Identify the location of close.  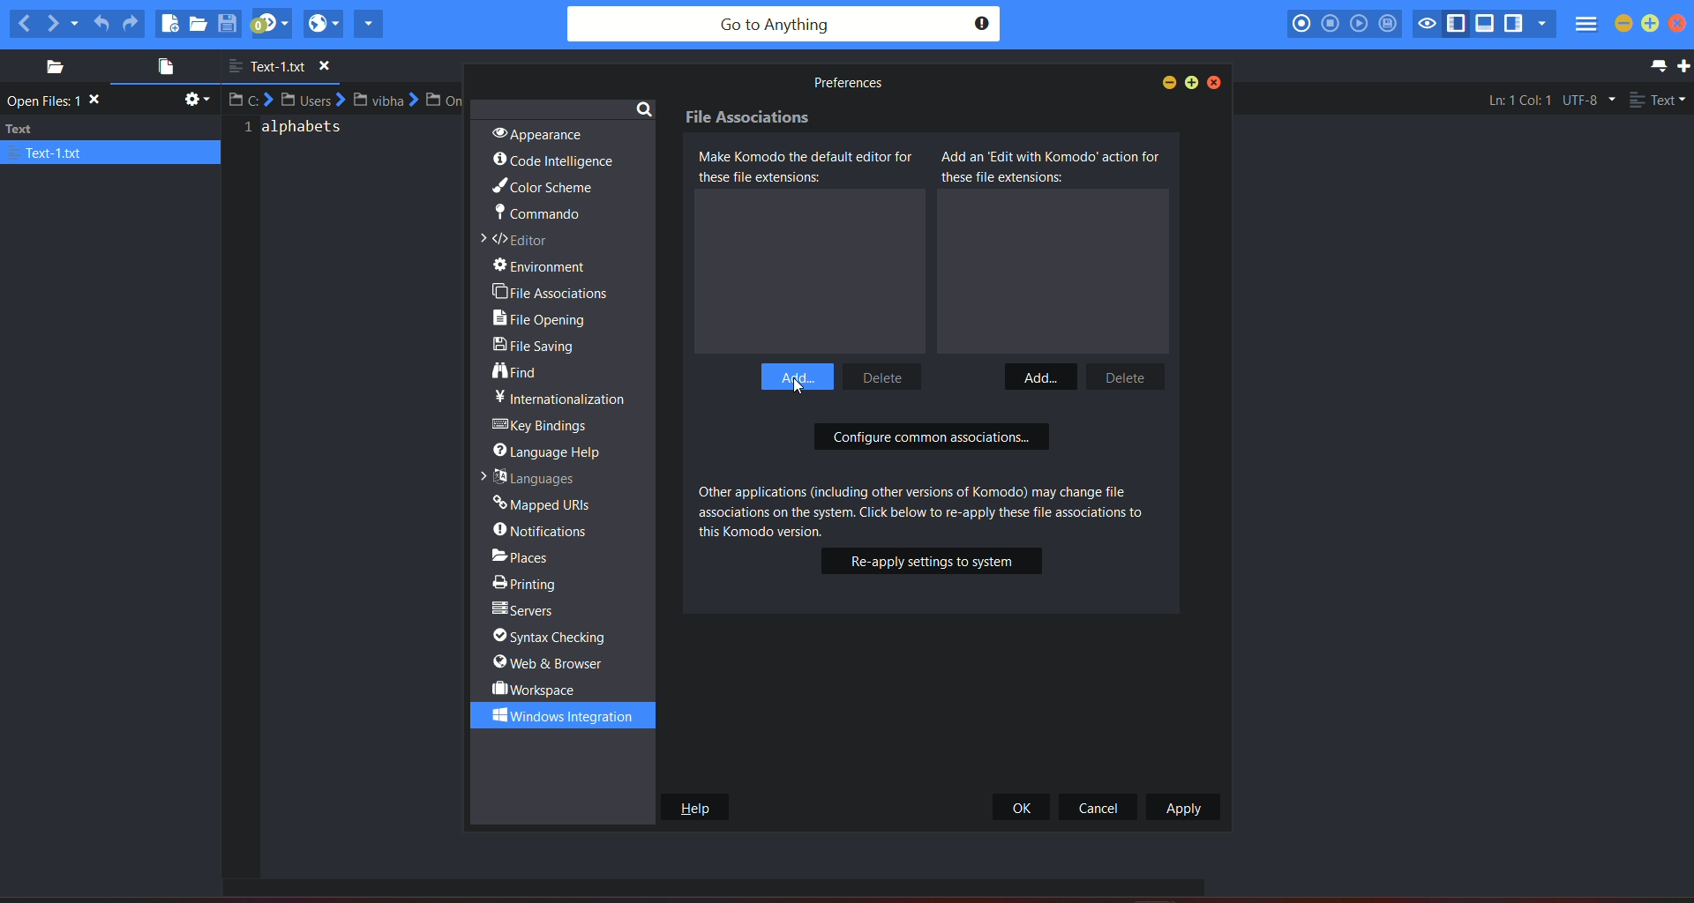
(1216, 82).